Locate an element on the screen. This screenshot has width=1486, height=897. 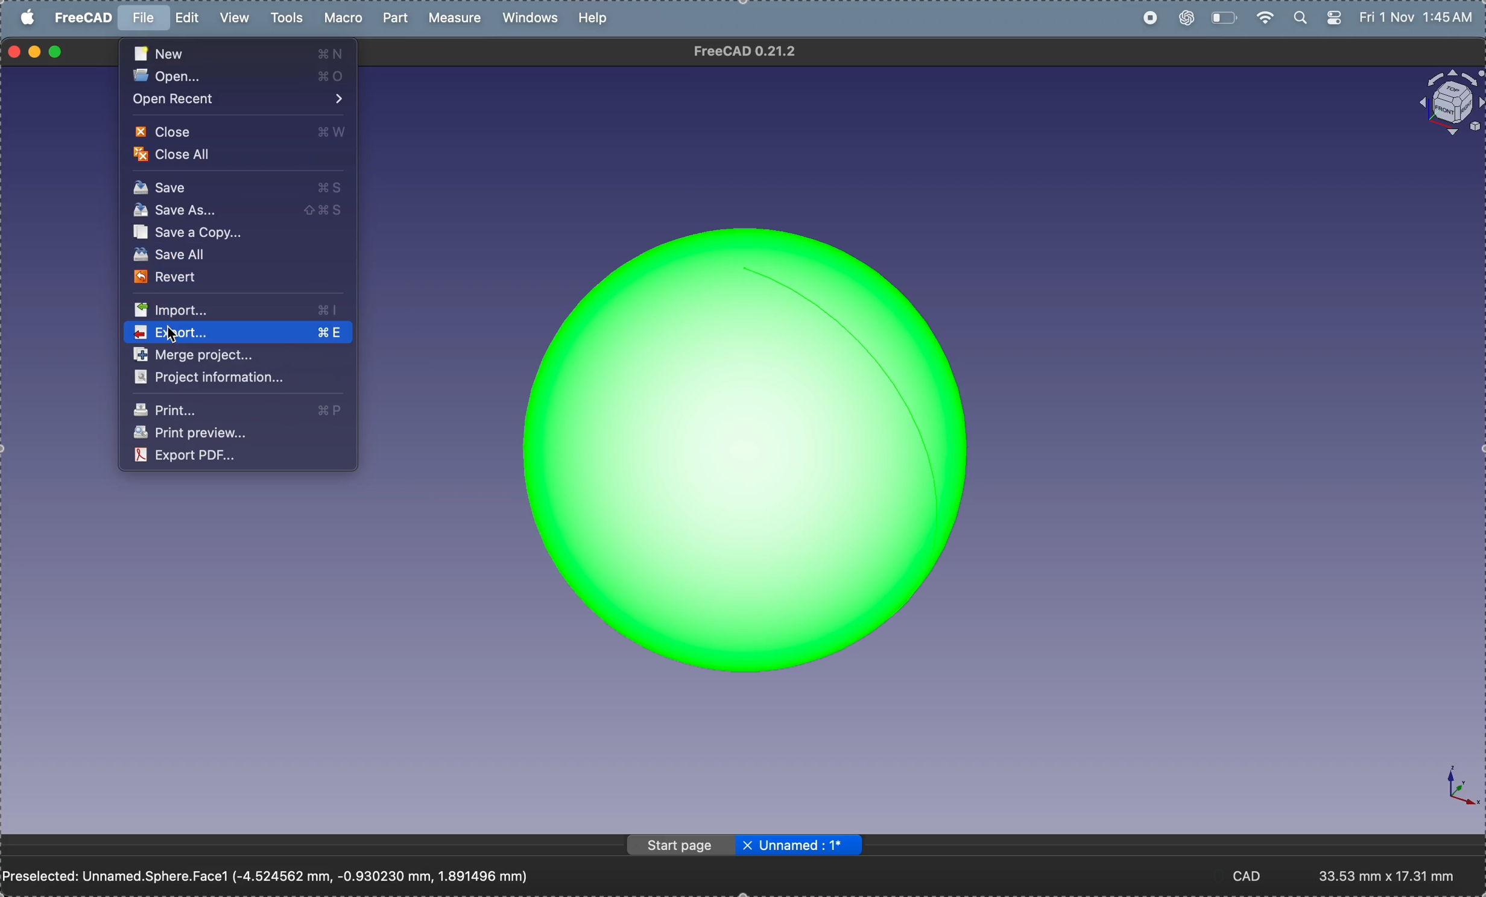
revert is located at coordinates (248, 279).